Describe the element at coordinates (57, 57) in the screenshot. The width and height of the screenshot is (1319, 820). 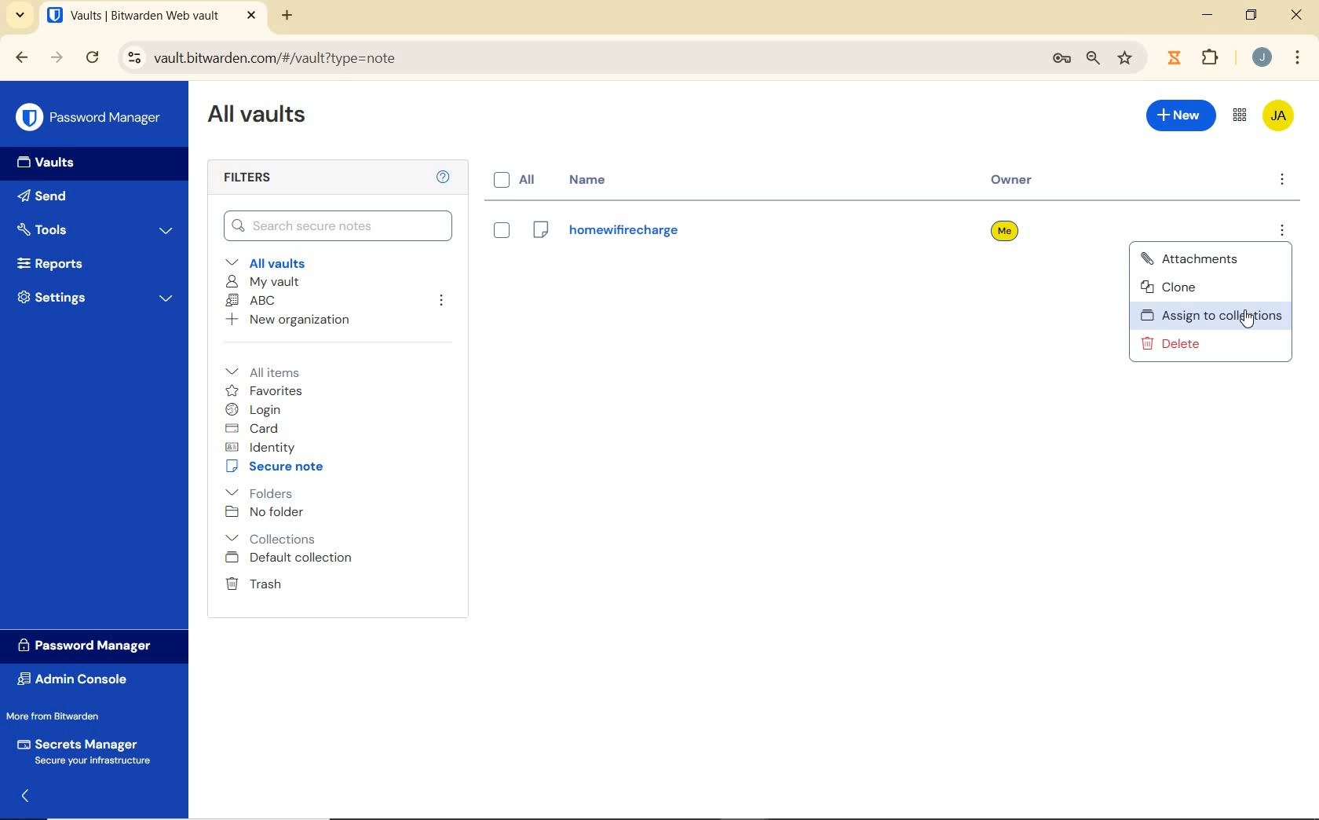
I see `forward` at that location.